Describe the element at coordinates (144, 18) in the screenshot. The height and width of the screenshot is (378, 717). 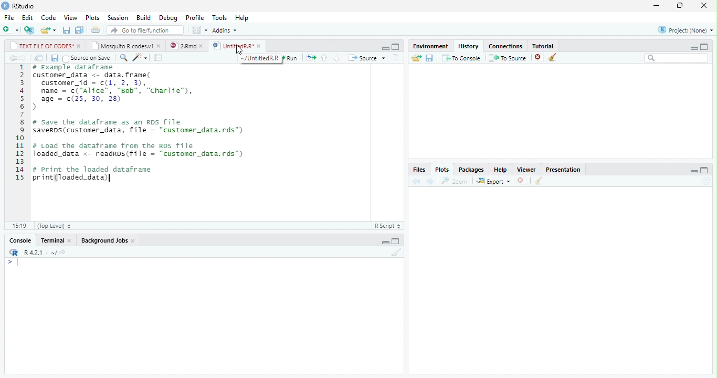
I see `Build` at that location.